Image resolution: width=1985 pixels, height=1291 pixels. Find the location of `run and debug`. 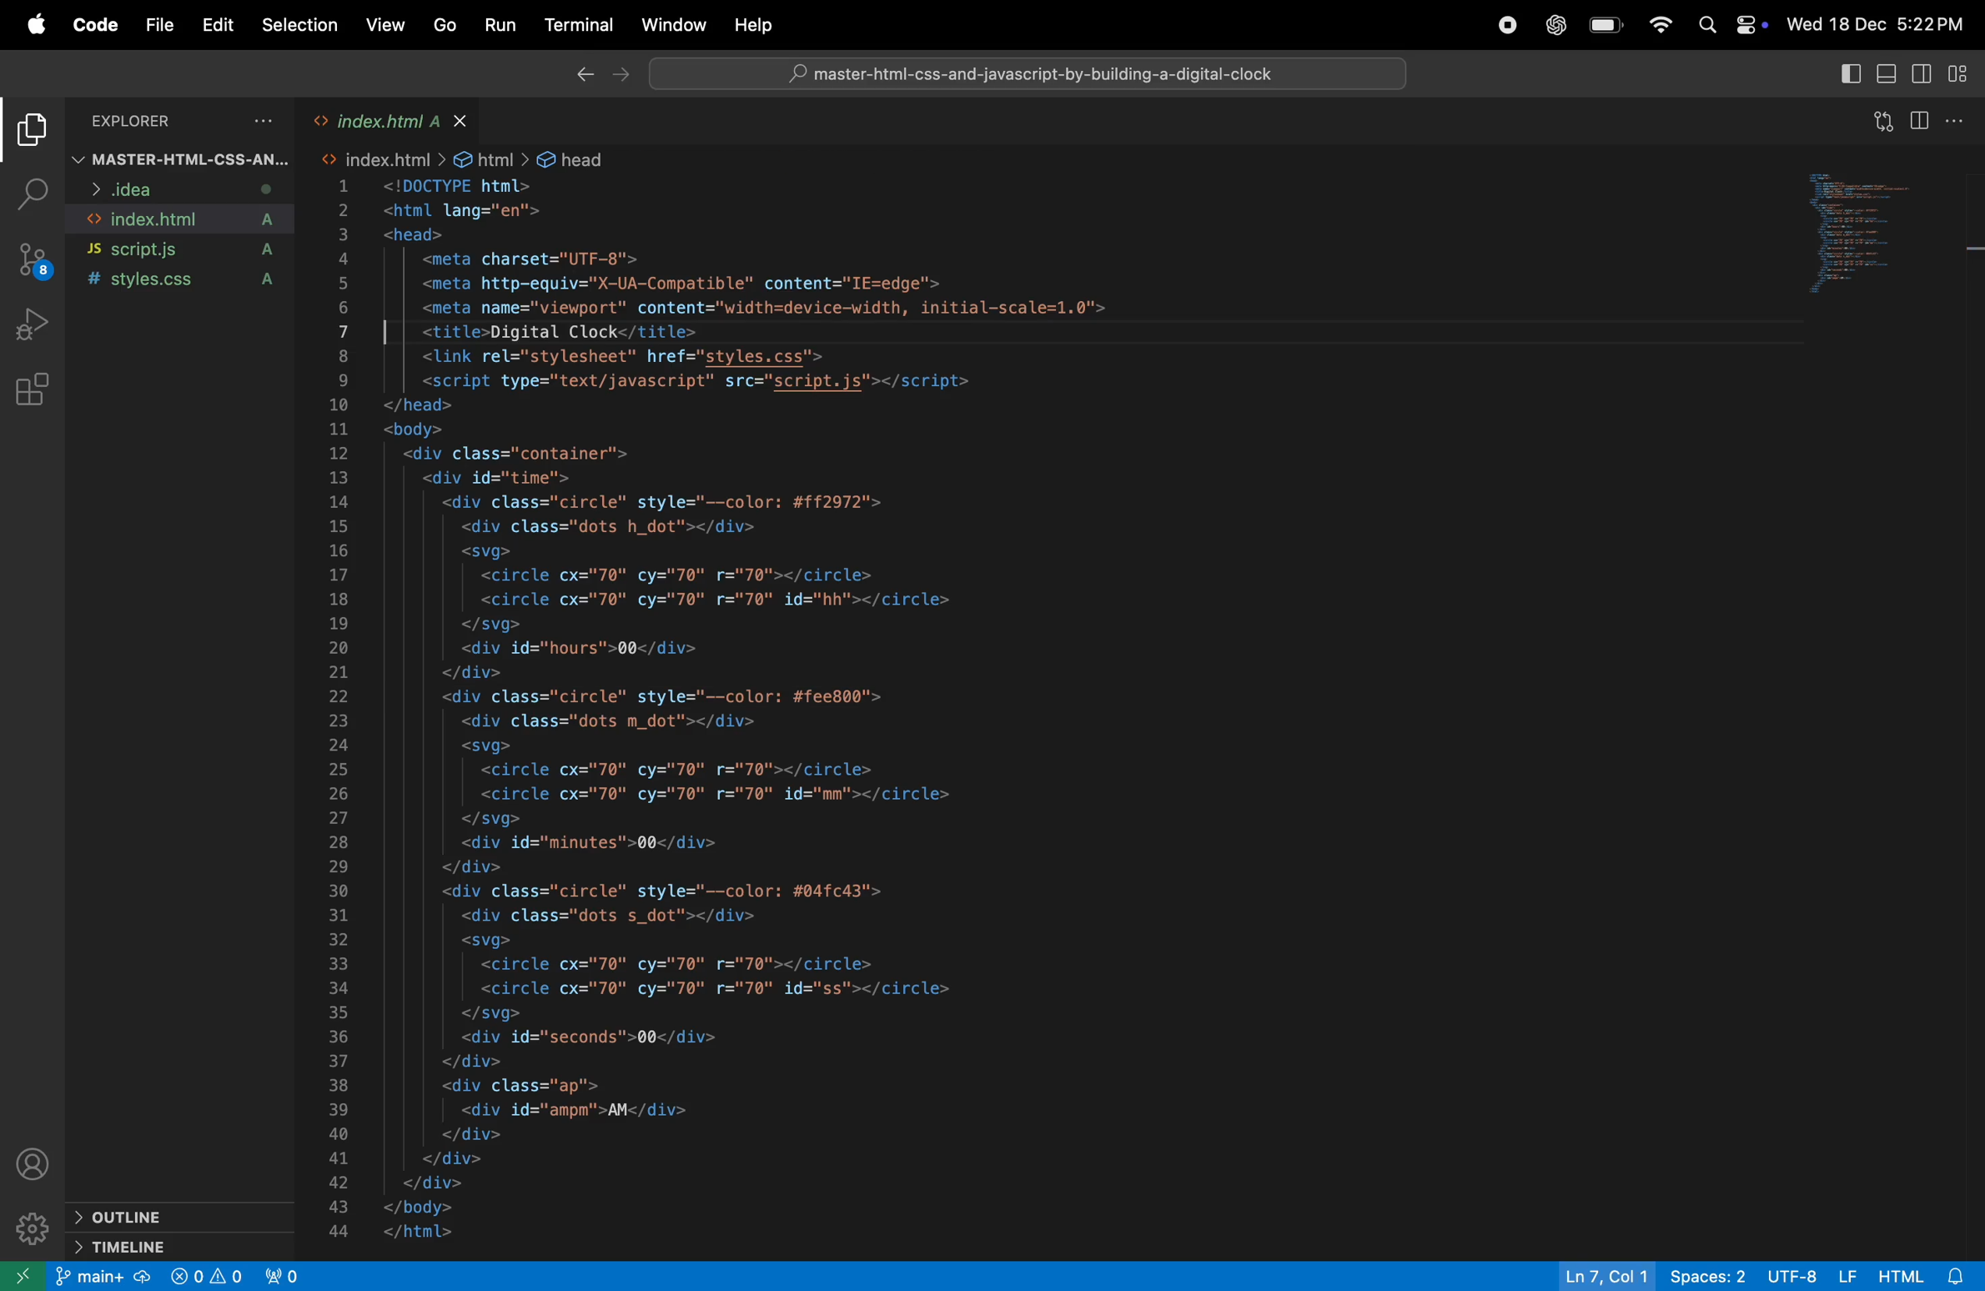

run and debug is located at coordinates (35, 325).